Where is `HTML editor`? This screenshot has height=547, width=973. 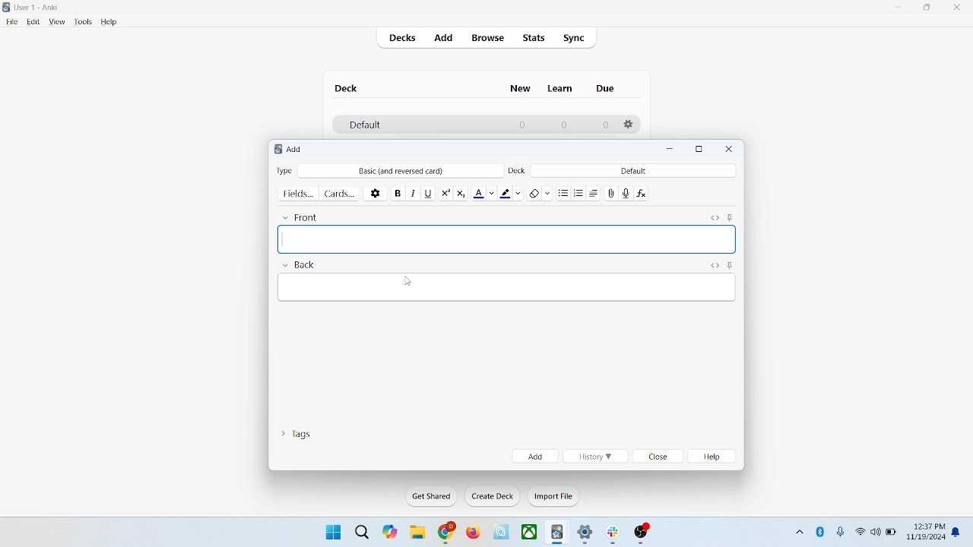 HTML editor is located at coordinates (714, 216).